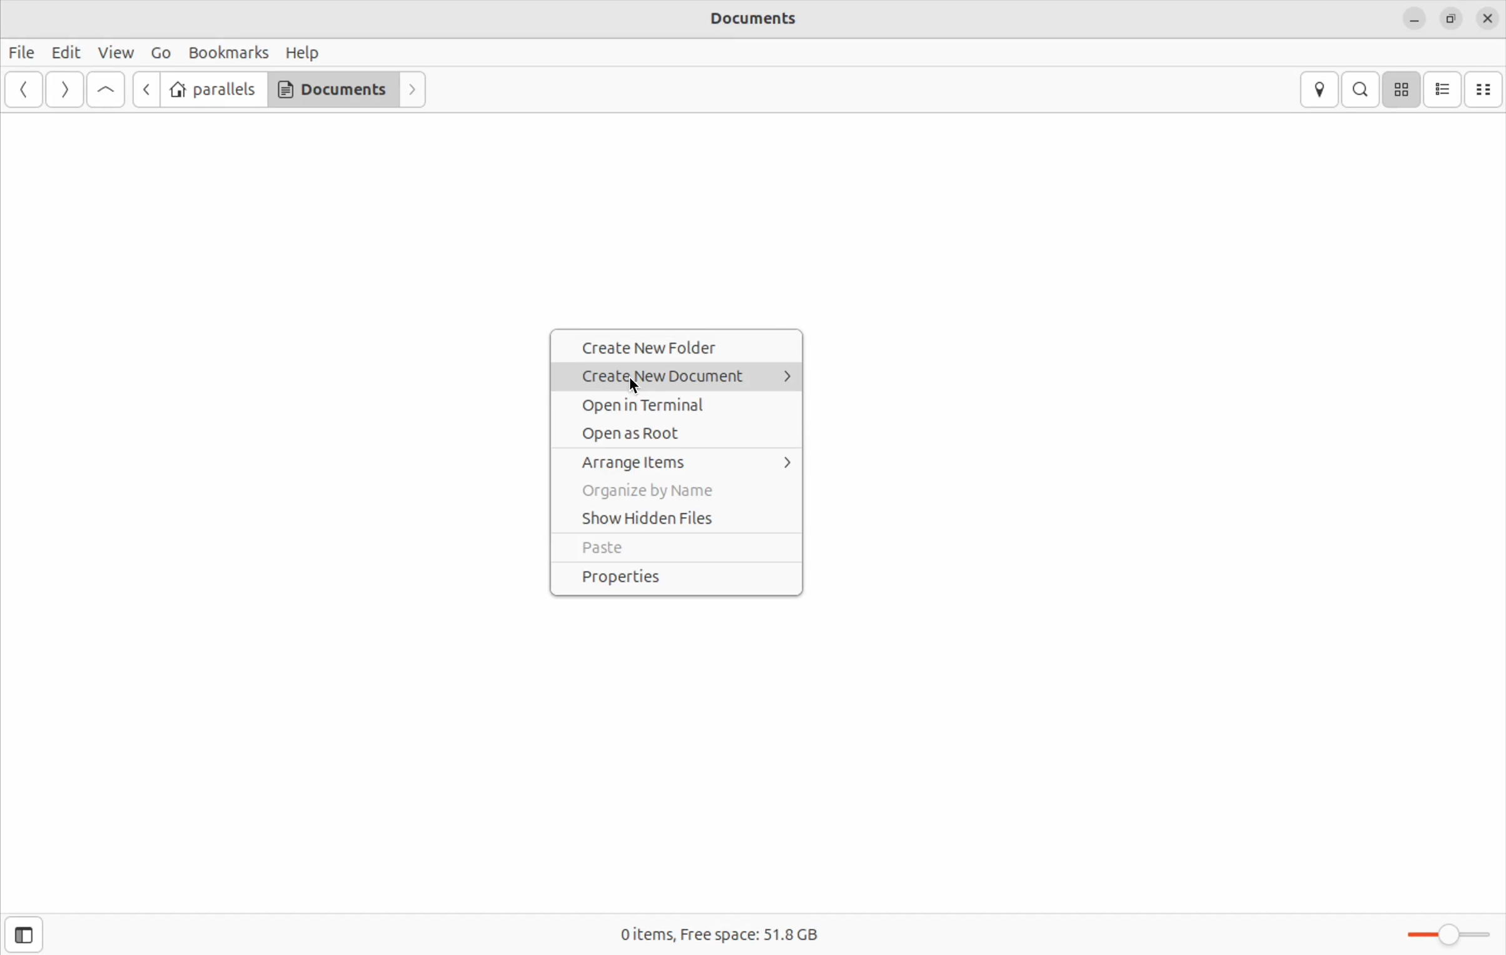 This screenshot has width=1506, height=955. What do you see at coordinates (677, 519) in the screenshot?
I see `Show Hidden Files` at bounding box center [677, 519].